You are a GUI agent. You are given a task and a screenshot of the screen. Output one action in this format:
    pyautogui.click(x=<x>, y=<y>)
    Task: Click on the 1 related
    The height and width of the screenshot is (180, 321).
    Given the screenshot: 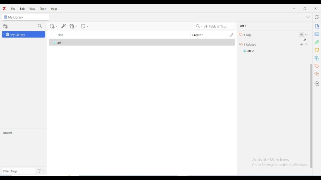 What is the action you would take?
    pyautogui.click(x=248, y=44)
    